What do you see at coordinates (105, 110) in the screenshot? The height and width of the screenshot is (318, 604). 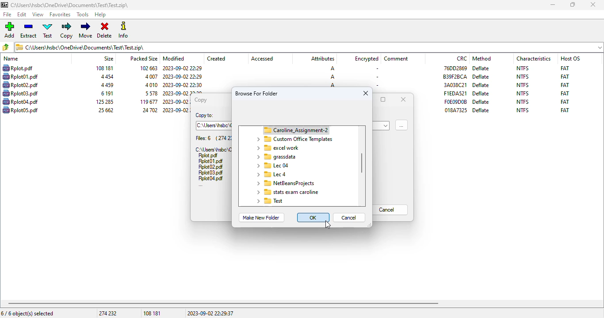 I see `size` at bounding box center [105, 110].